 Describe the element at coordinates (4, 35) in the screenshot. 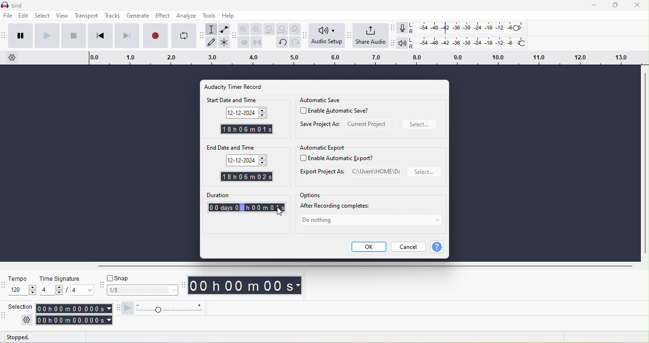

I see `audacity transport toolbar` at that location.